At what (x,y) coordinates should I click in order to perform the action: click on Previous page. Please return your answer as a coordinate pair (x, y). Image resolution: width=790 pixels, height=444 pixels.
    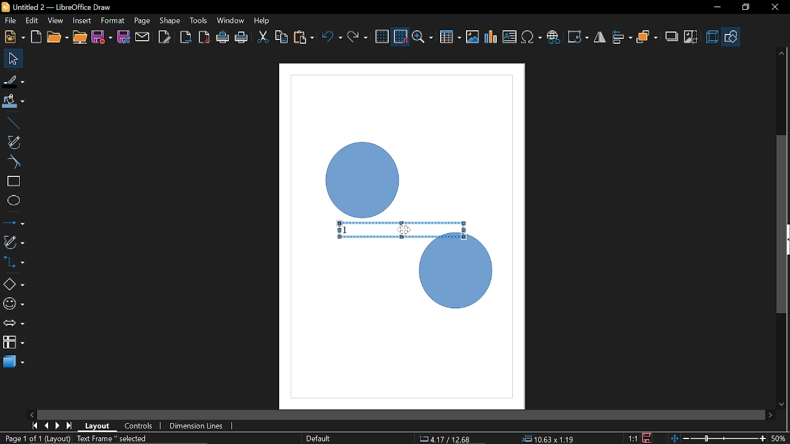
    Looking at the image, I should click on (48, 425).